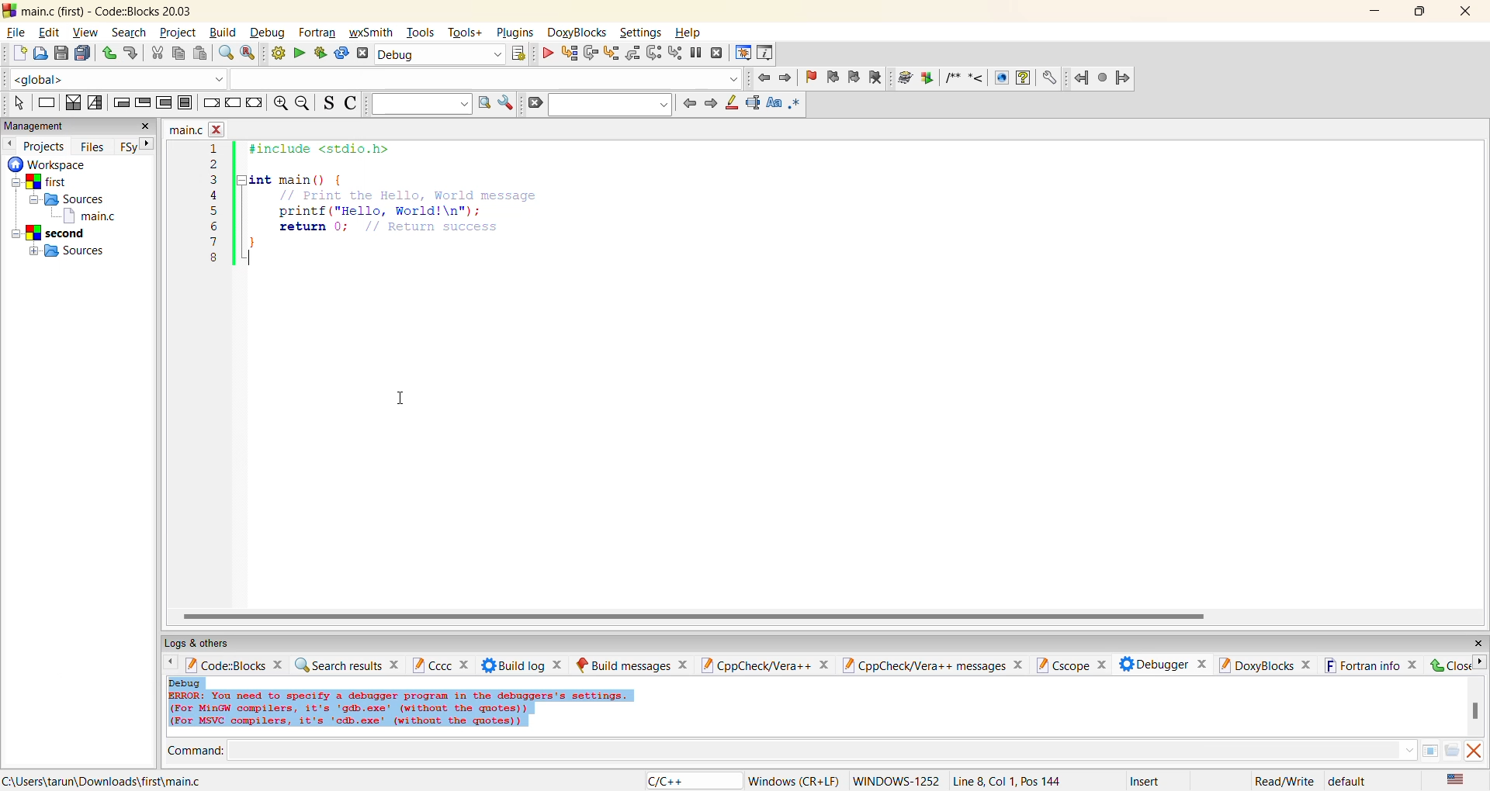  Describe the element at coordinates (275, 54) in the screenshot. I see `build` at that location.